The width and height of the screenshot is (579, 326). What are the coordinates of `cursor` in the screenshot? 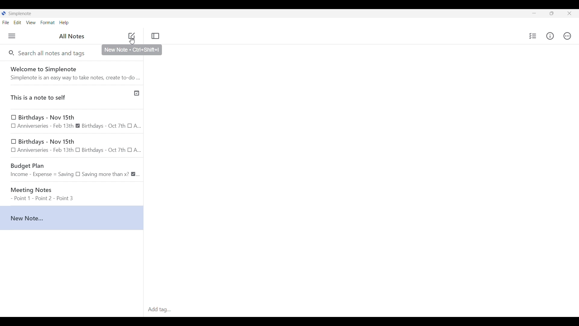 It's located at (132, 42).